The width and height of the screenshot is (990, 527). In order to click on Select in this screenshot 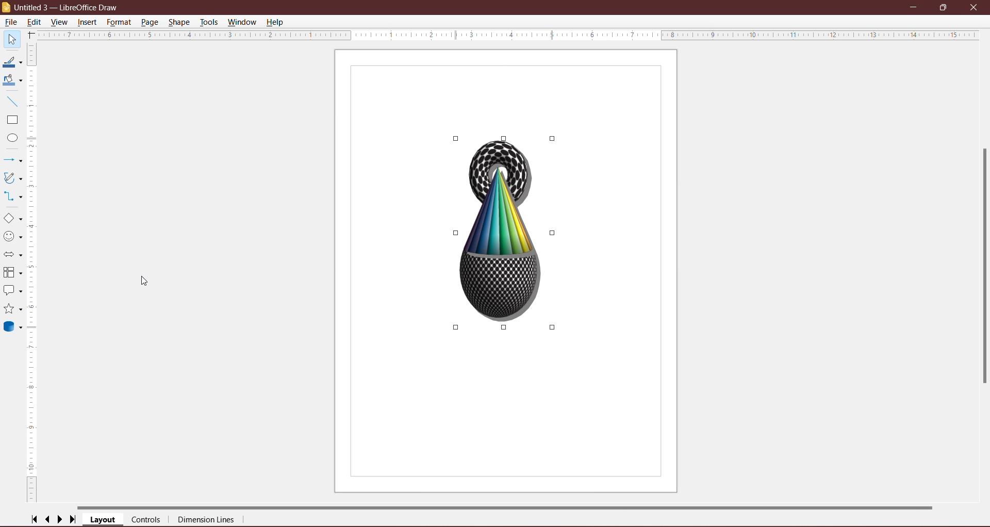, I will do `click(11, 39)`.